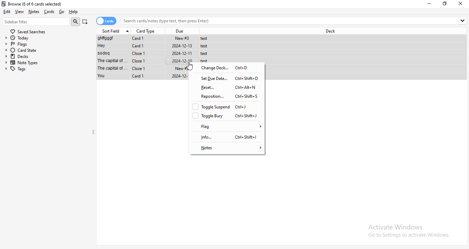  Describe the element at coordinates (76, 22) in the screenshot. I see `search` at that location.